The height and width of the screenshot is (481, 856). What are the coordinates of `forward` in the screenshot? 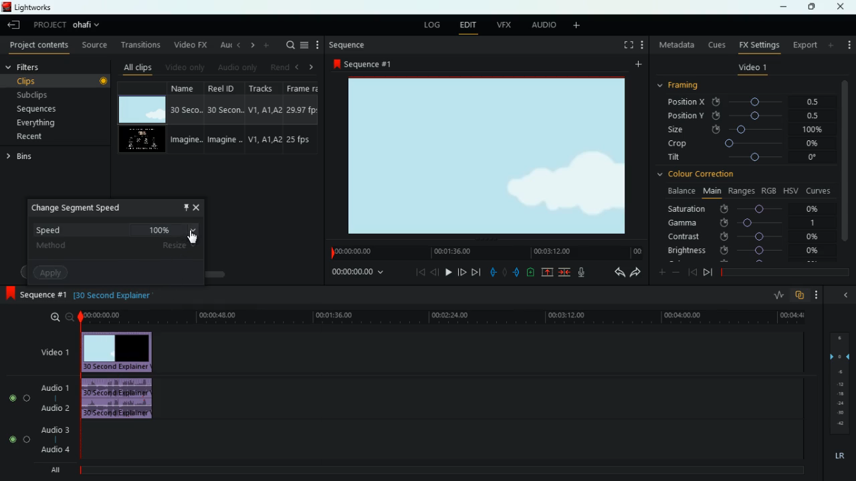 It's located at (462, 272).